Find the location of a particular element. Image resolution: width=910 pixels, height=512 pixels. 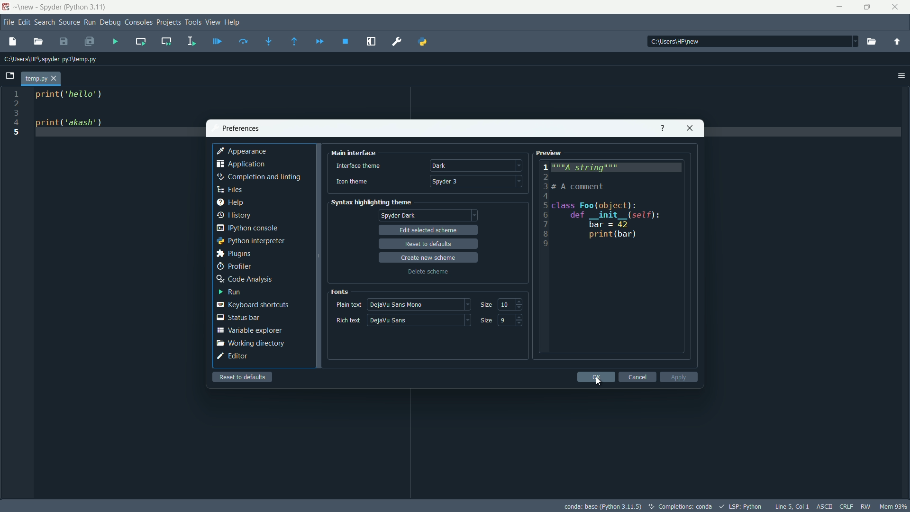

run current line is located at coordinates (244, 42).